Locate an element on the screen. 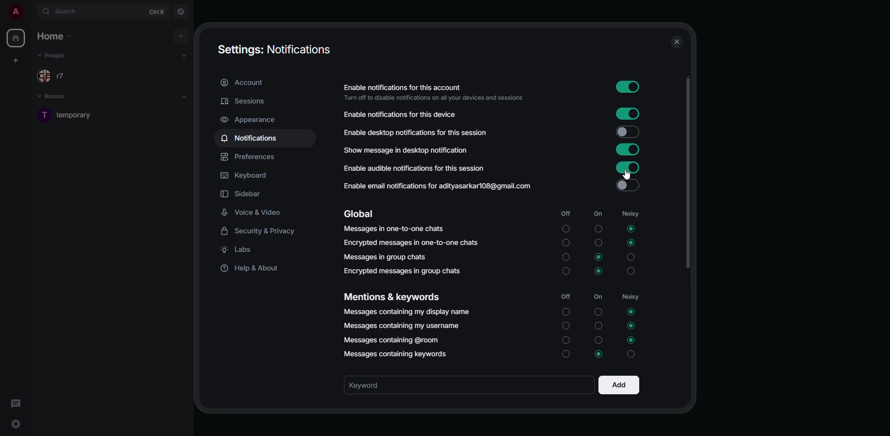  noisy is located at coordinates (630, 296).